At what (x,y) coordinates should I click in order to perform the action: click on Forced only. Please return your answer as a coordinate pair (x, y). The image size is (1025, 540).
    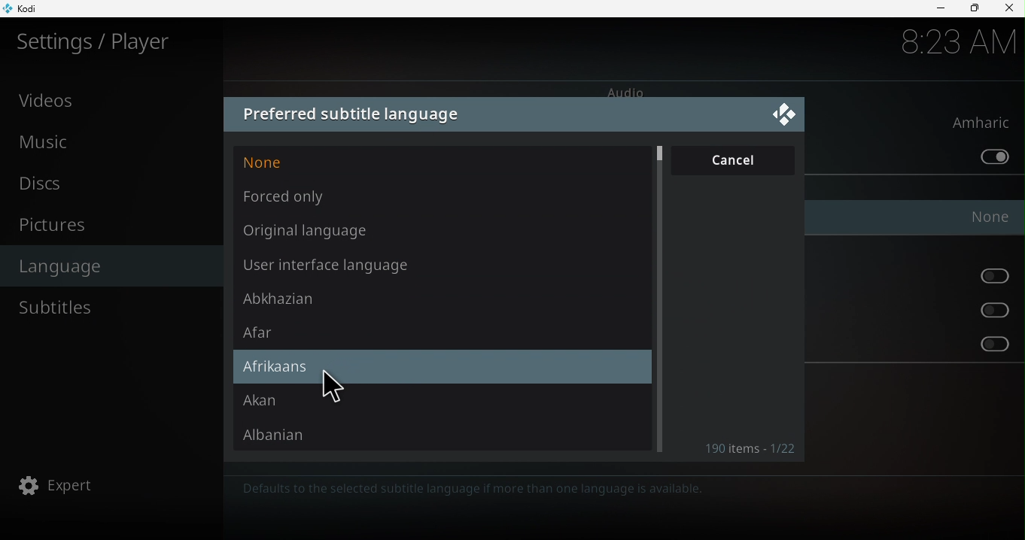
    Looking at the image, I should click on (441, 198).